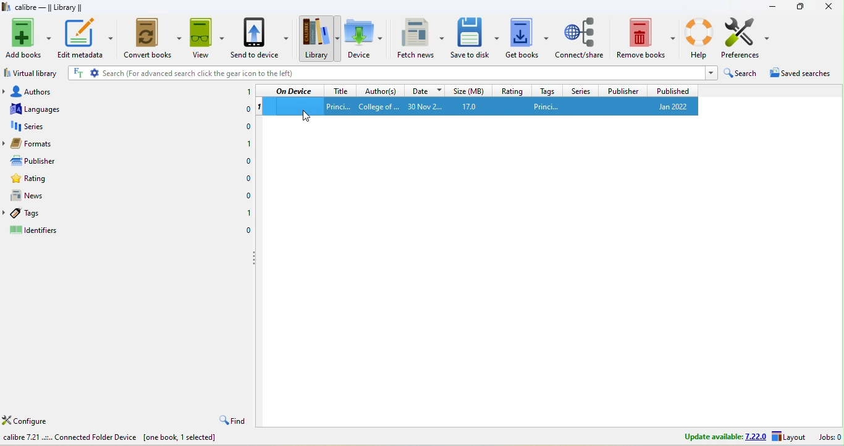  I want to click on jan 2022, so click(669, 106).